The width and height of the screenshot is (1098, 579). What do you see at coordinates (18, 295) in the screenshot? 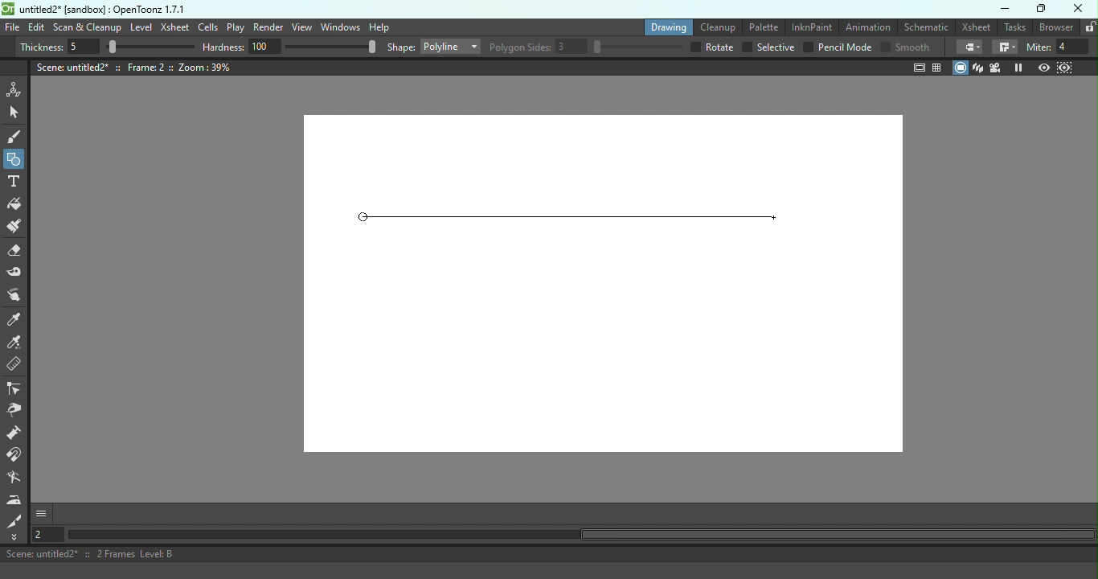
I see `Pinch tool` at bounding box center [18, 295].